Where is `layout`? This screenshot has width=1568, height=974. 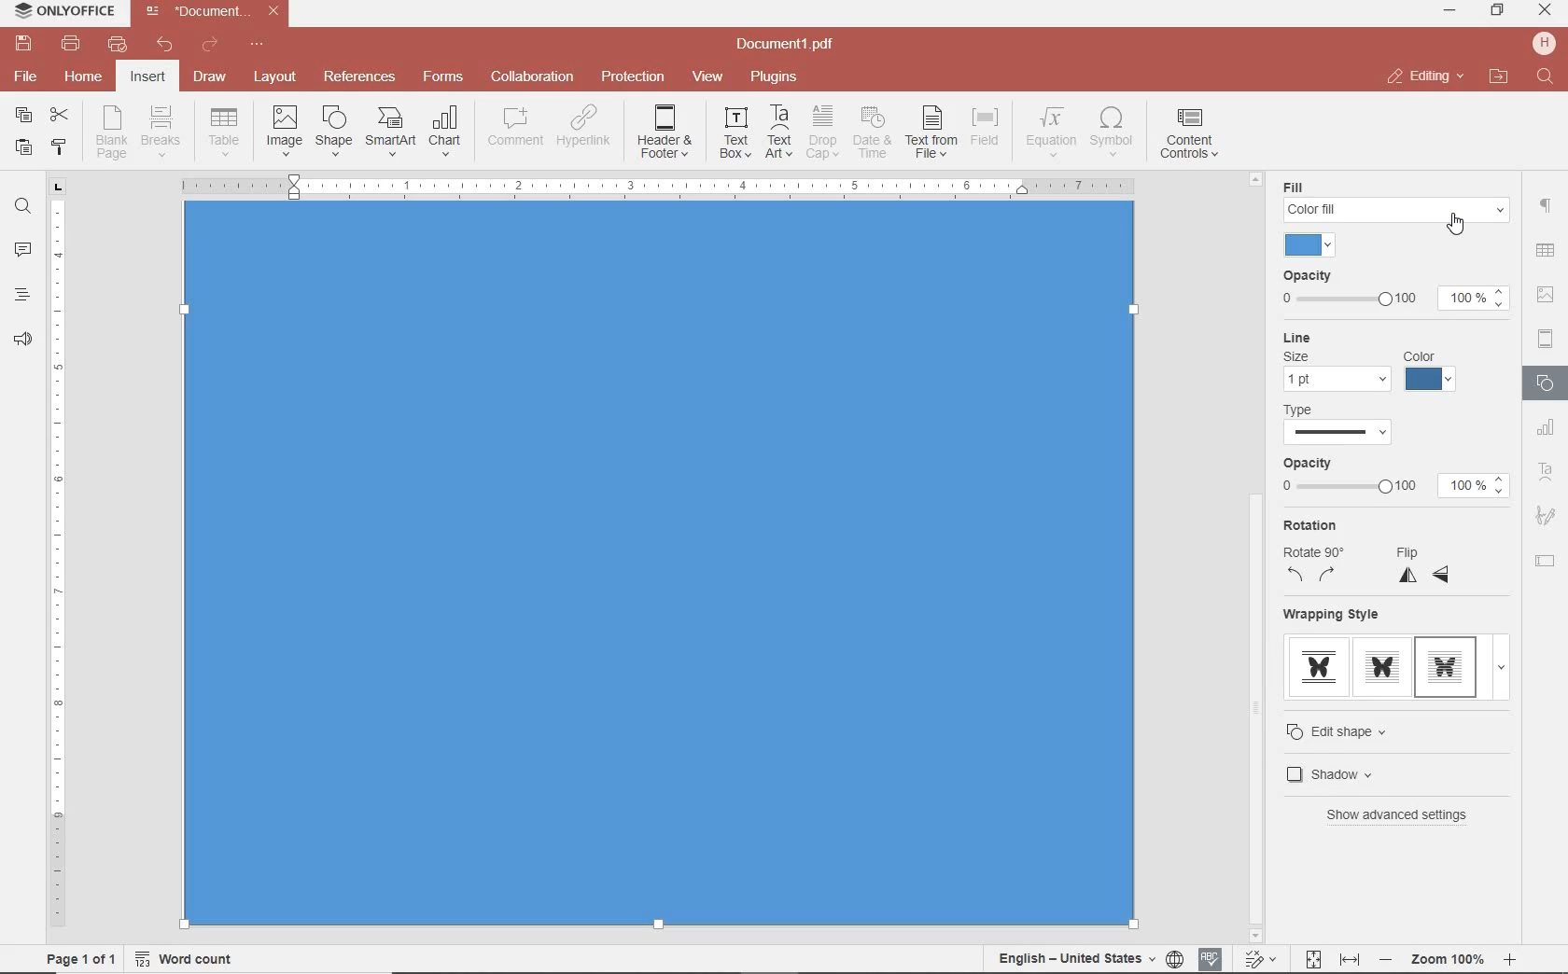 layout is located at coordinates (278, 78).